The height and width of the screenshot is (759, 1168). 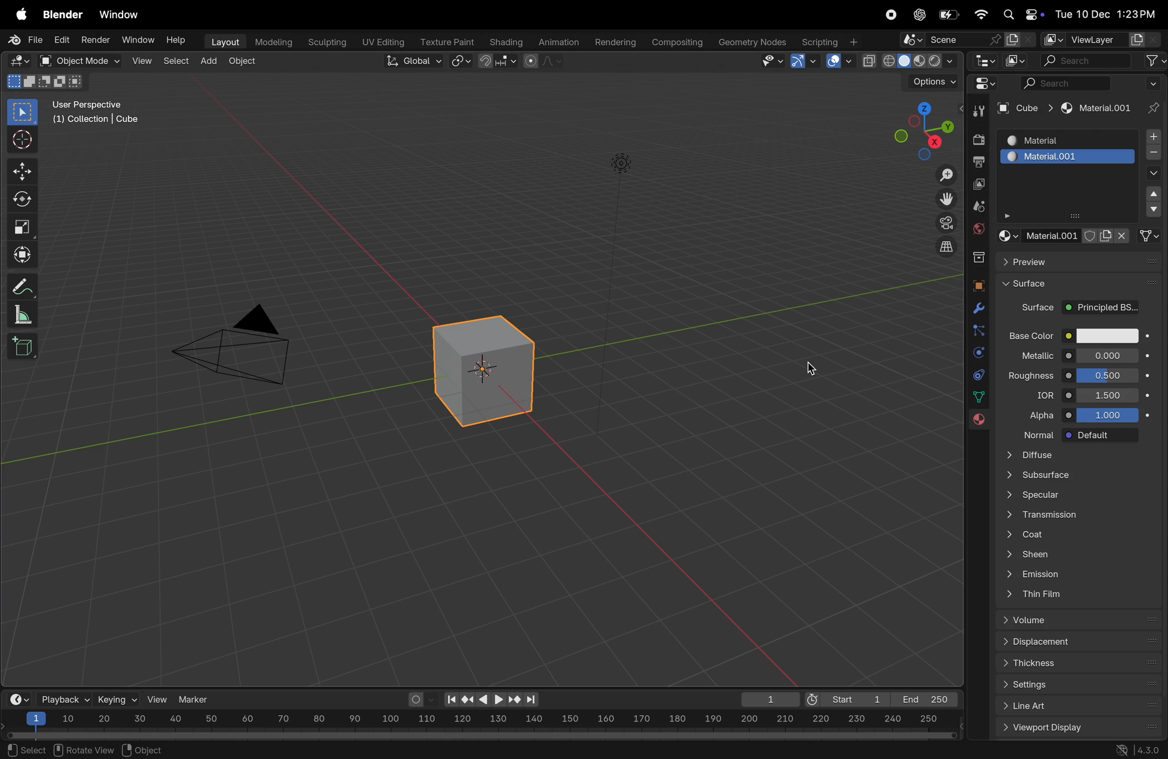 What do you see at coordinates (1075, 707) in the screenshot?
I see `list art` at bounding box center [1075, 707].